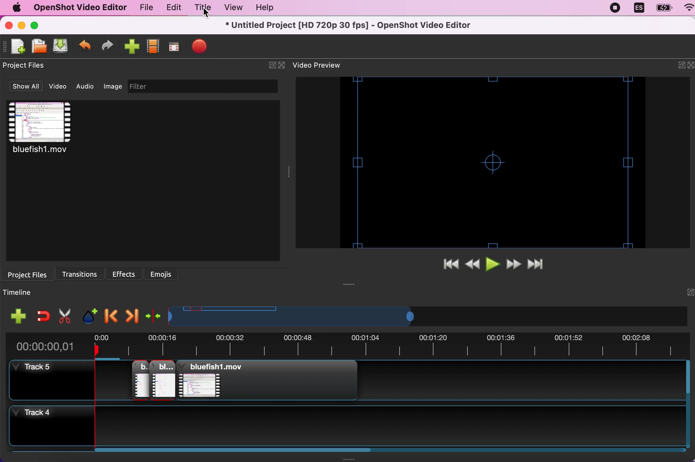 The height and width of the screenshot is (462, 695). I want to click on undo, so click(85, 47).